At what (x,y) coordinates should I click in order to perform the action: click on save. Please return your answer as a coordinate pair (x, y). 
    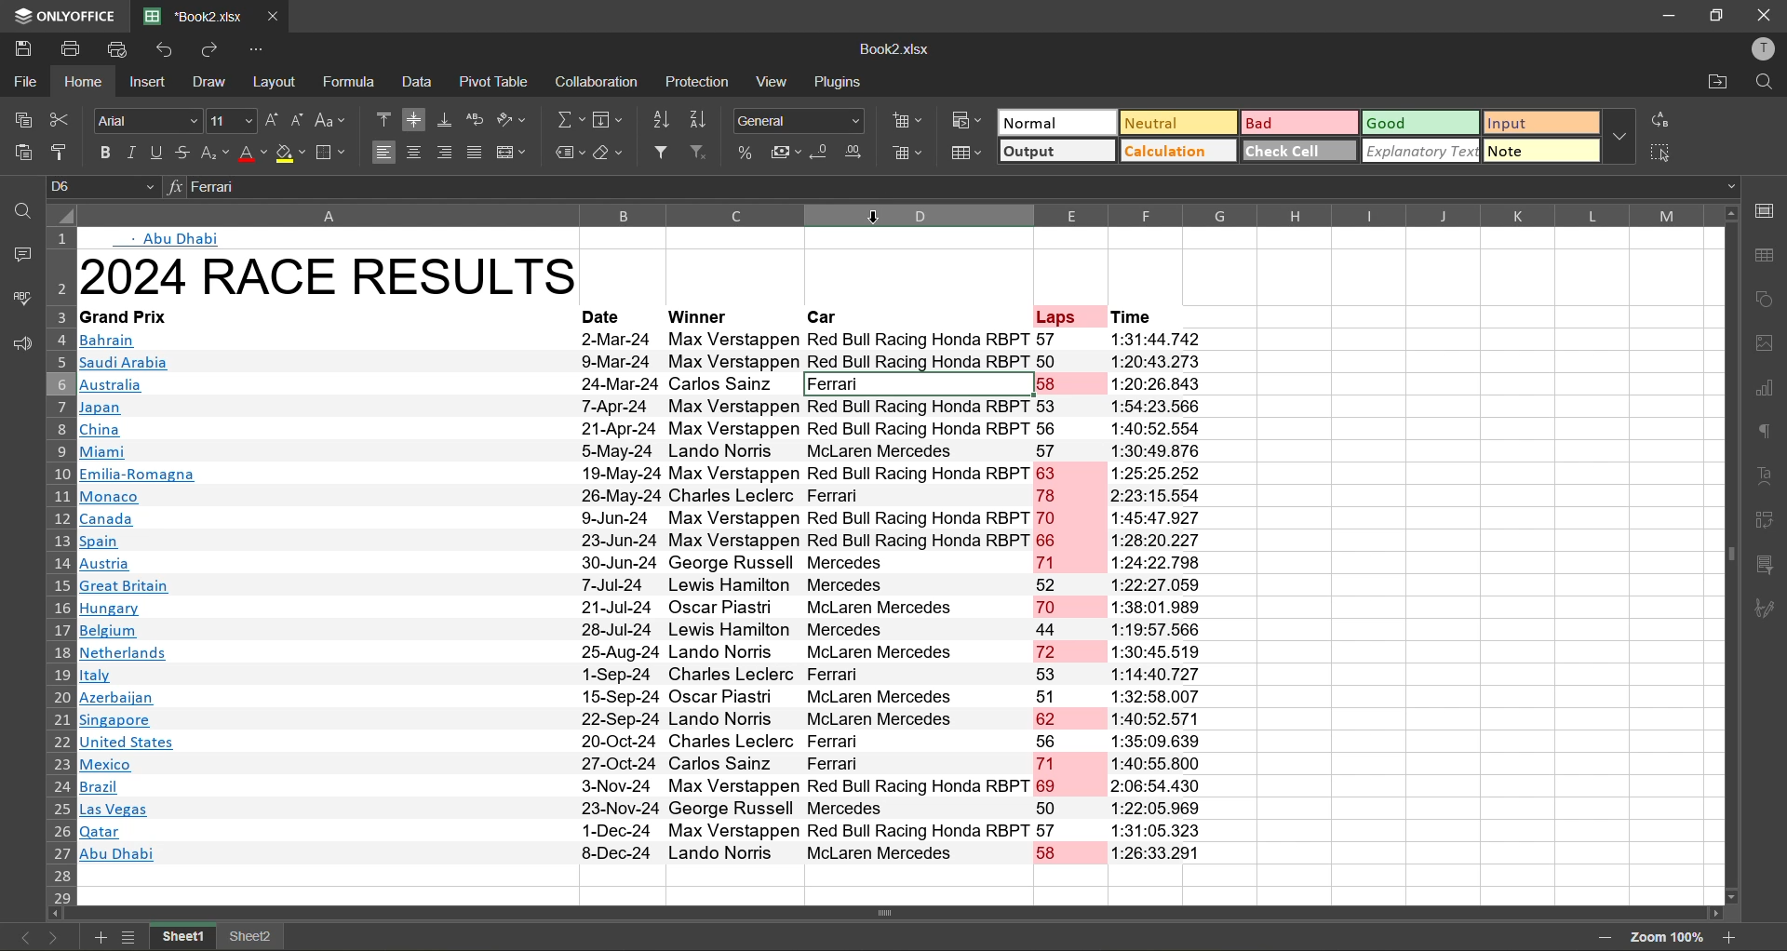
    Looking at the image, I should click on (18, 47).